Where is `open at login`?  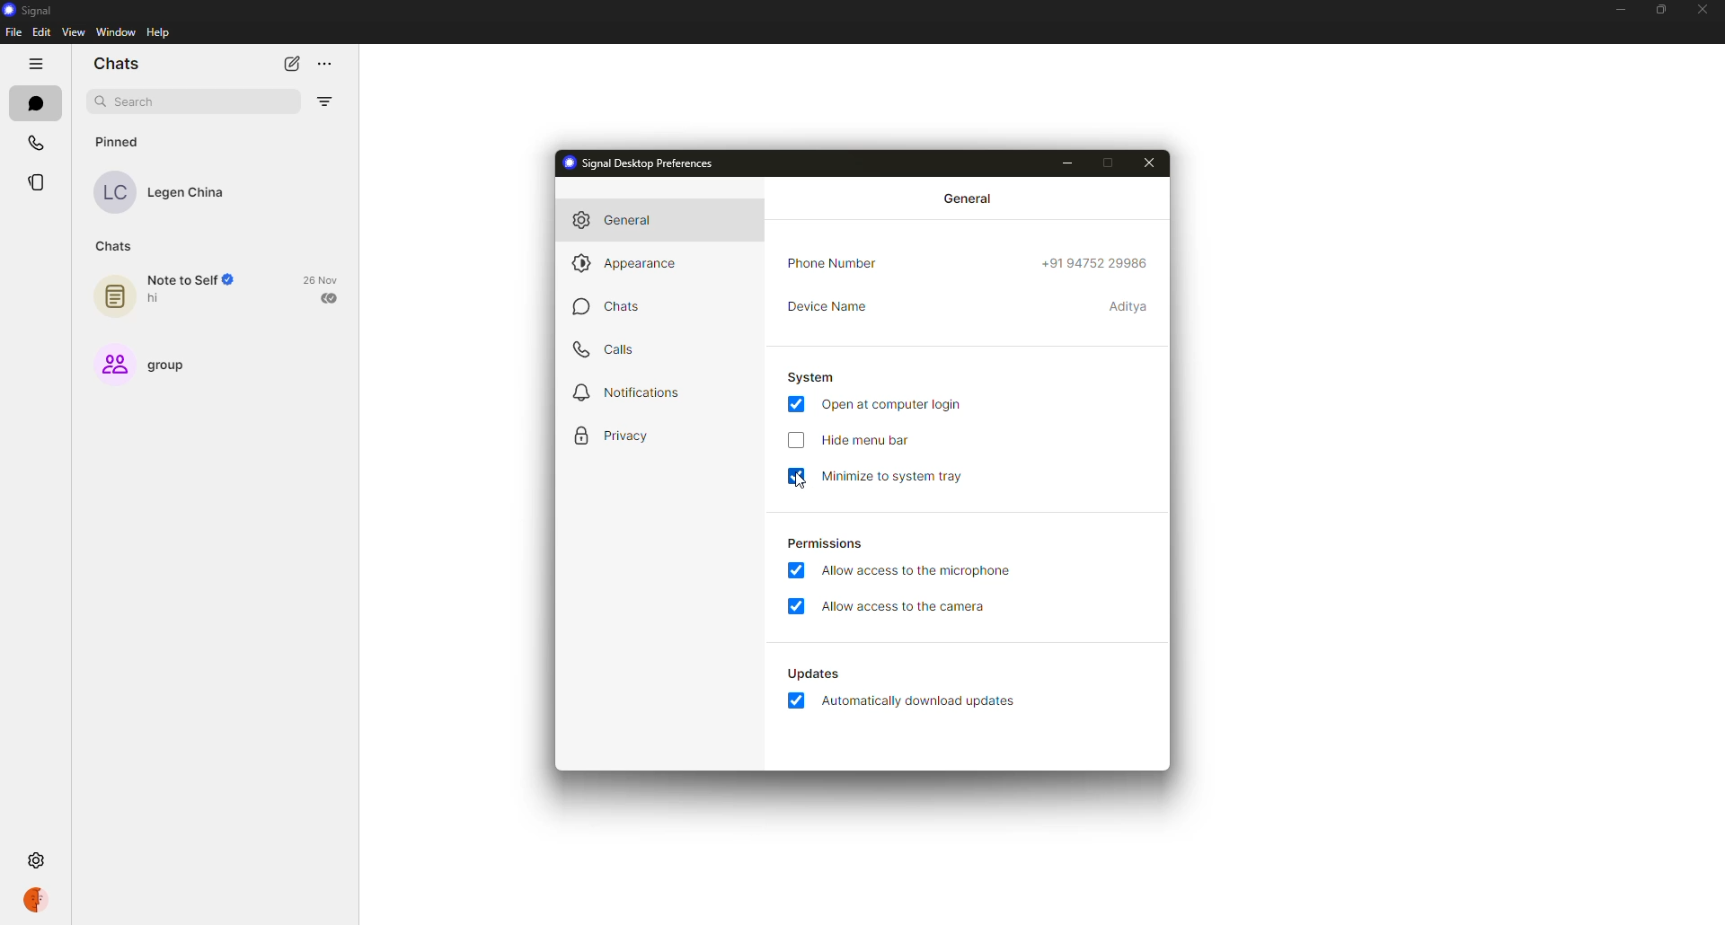
open at login is located at coordinates (897, 406).